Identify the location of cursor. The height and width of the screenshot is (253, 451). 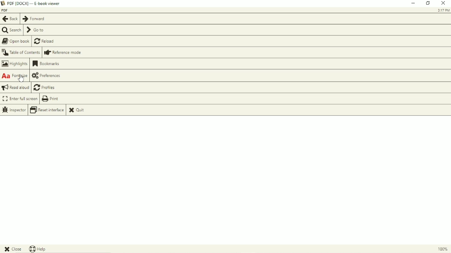
(22, 79).